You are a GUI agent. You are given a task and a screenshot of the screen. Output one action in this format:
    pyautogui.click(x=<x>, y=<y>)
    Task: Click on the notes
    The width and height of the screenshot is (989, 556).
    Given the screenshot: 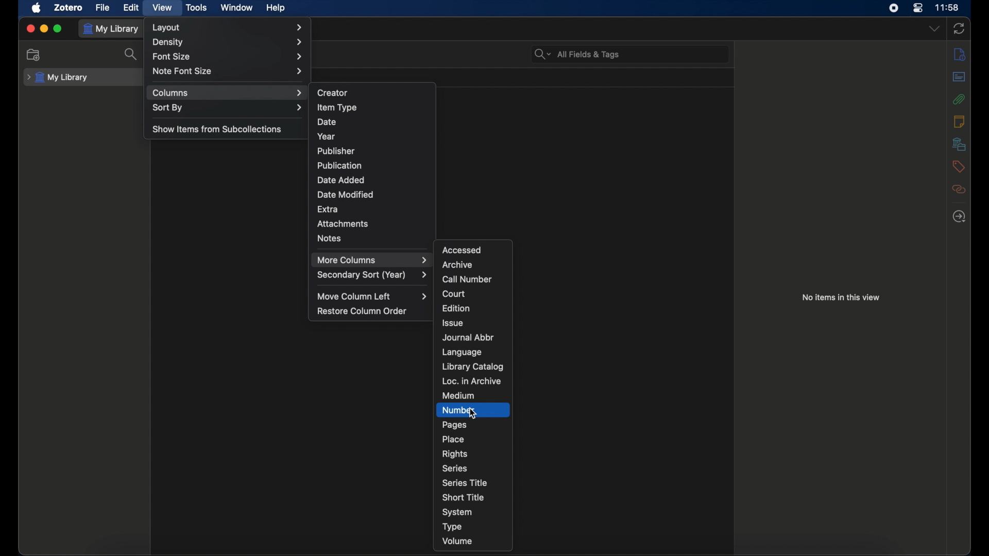 What is the action you would take?
    pyautogui.click(x=329, y=238)
    